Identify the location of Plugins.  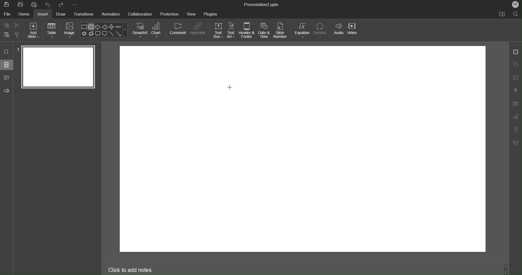
(211, 13).